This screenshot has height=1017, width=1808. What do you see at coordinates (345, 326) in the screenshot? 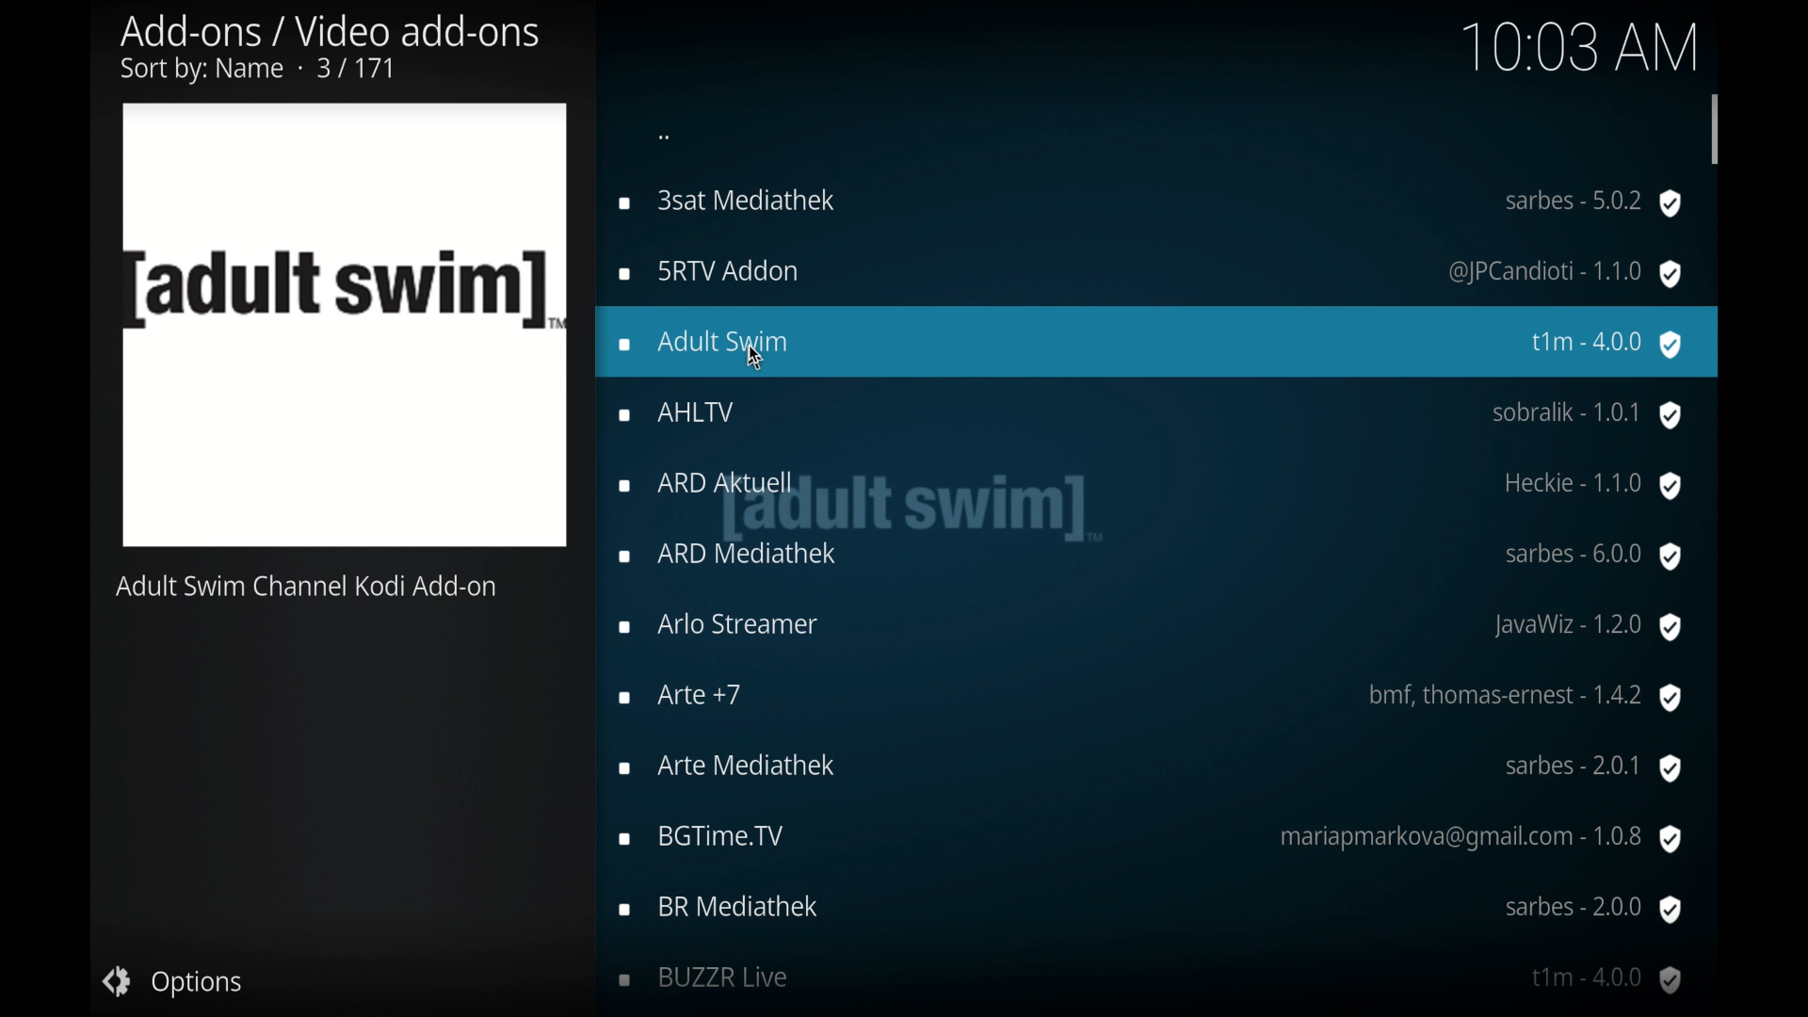
I see `adult swim icon` at bounding box center [345, 326].